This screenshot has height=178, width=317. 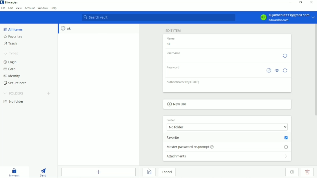 I want to click on ok, so click(x=67, y=28).